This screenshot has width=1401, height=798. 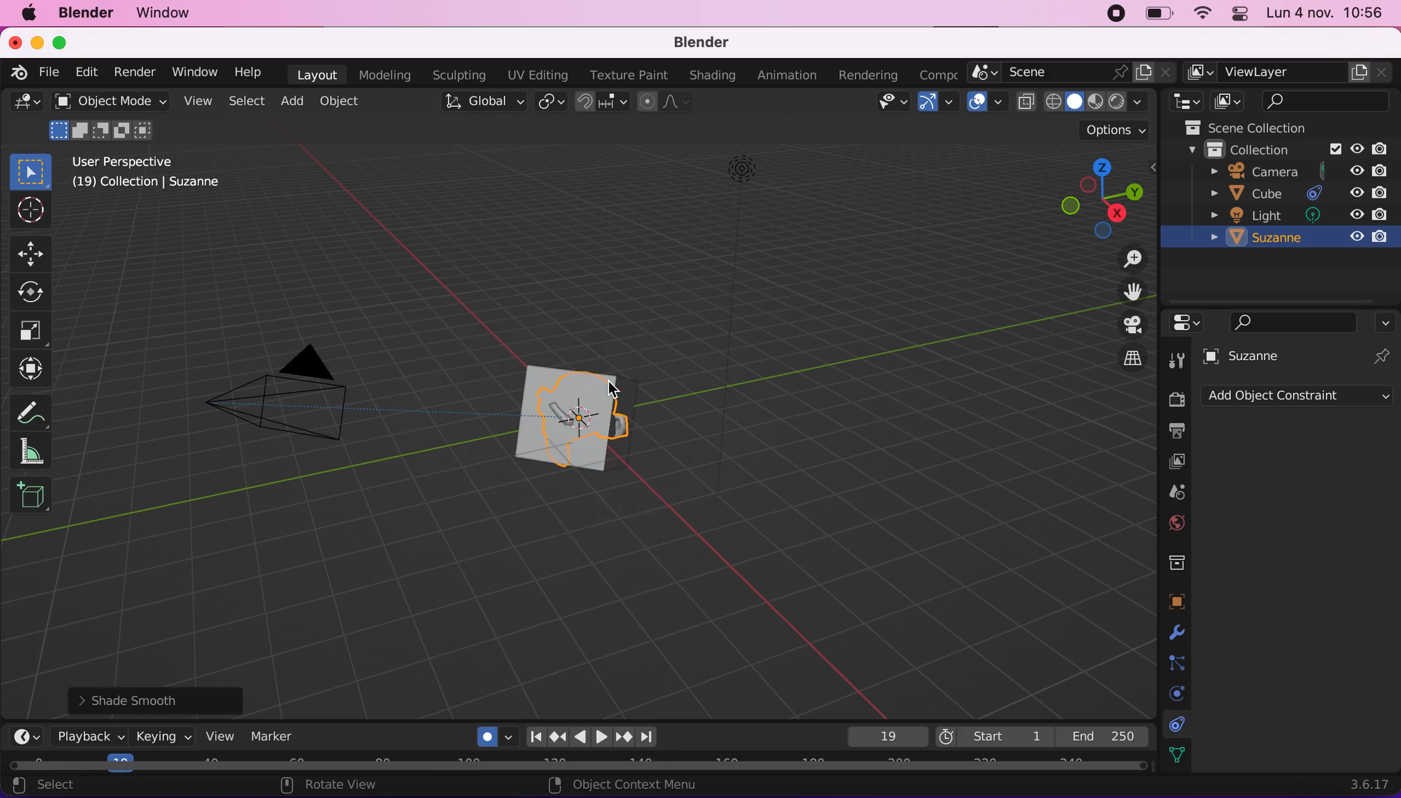 I want to click on scene, so click(x=1056, y=73).